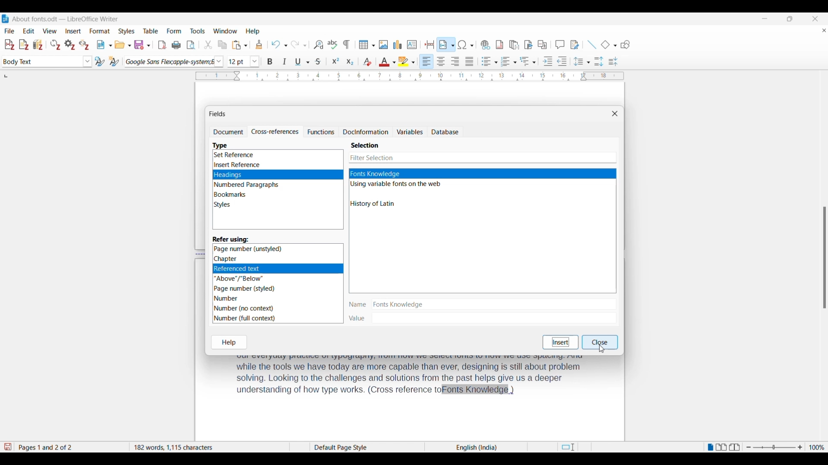  Describe the element at coordinates (790, 19) in the screenshot. I see `Show interface in a smaller tab` at that location.